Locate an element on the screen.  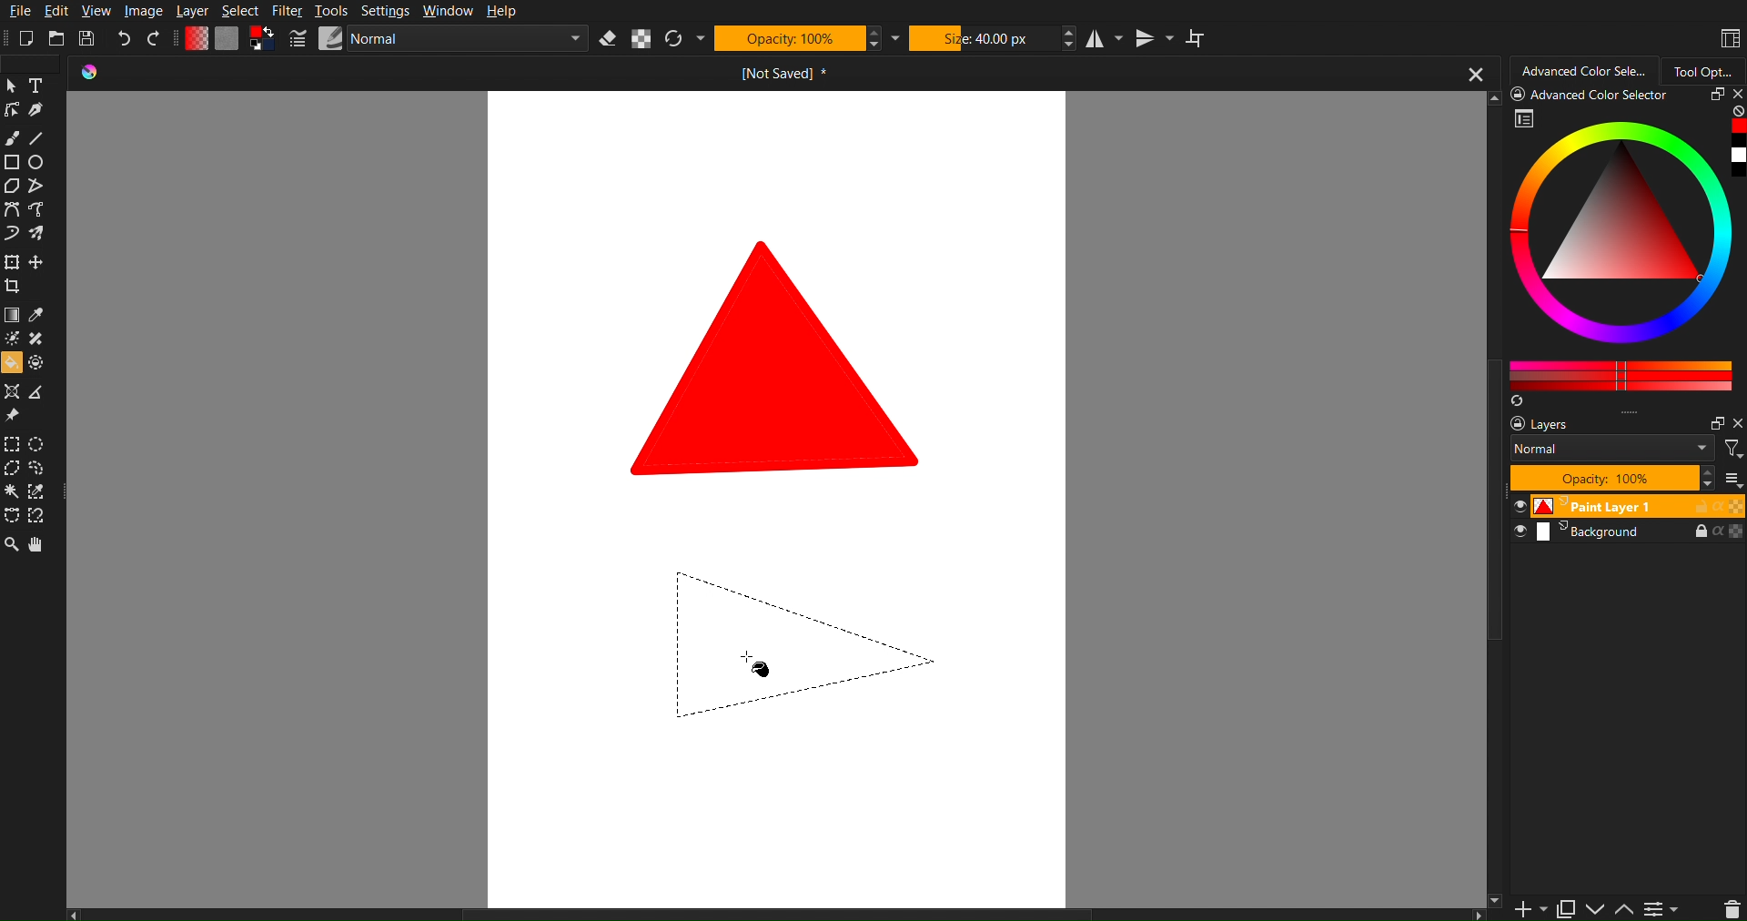
Shapper is located at coordinates (11, 392).